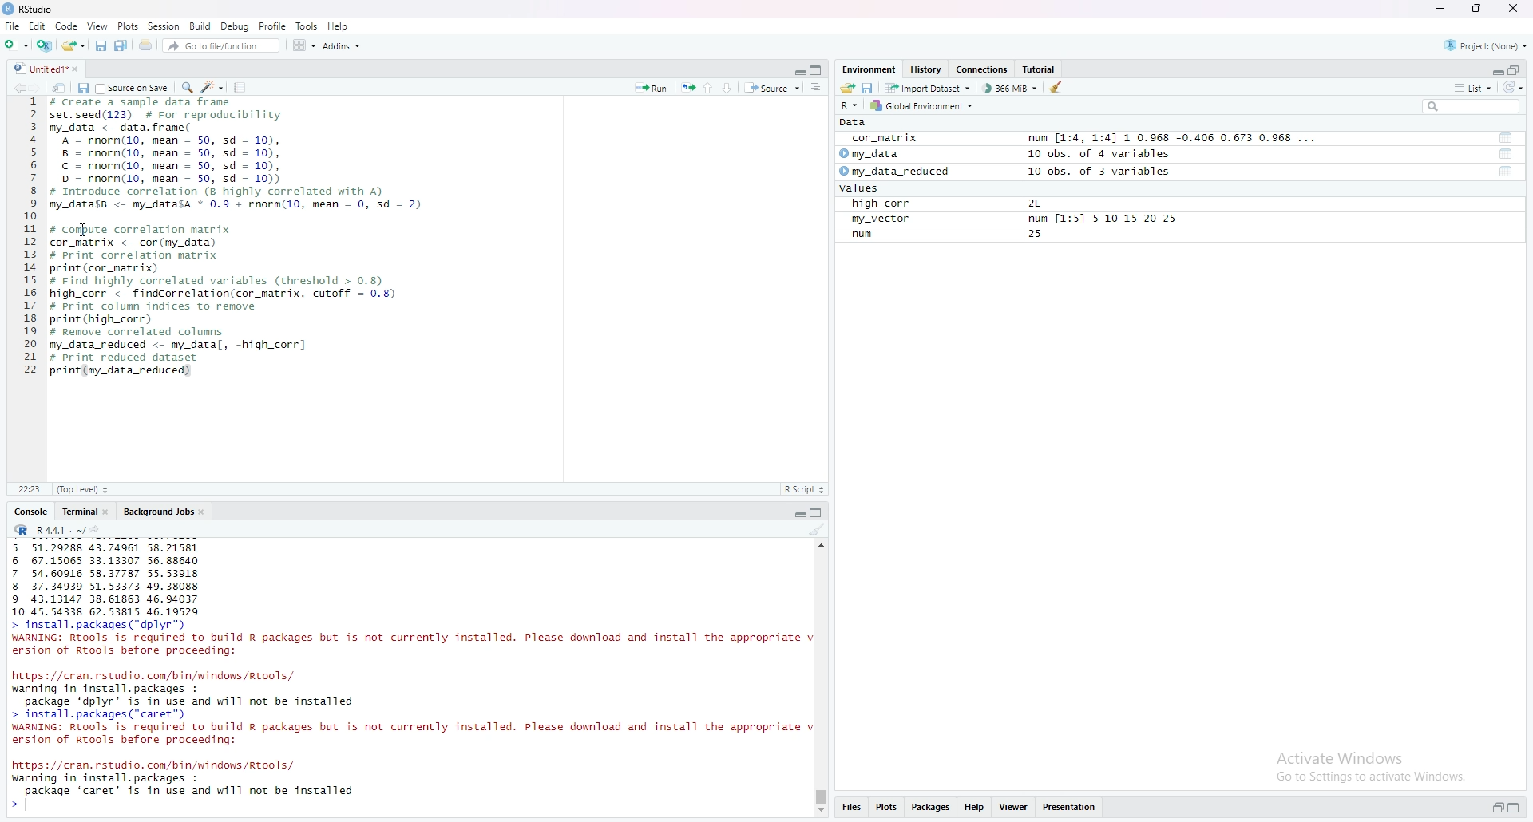  What do you see at coordinates (1508, 172) in the screenshot?
I see `tool` at bounding box center [1508, 172].